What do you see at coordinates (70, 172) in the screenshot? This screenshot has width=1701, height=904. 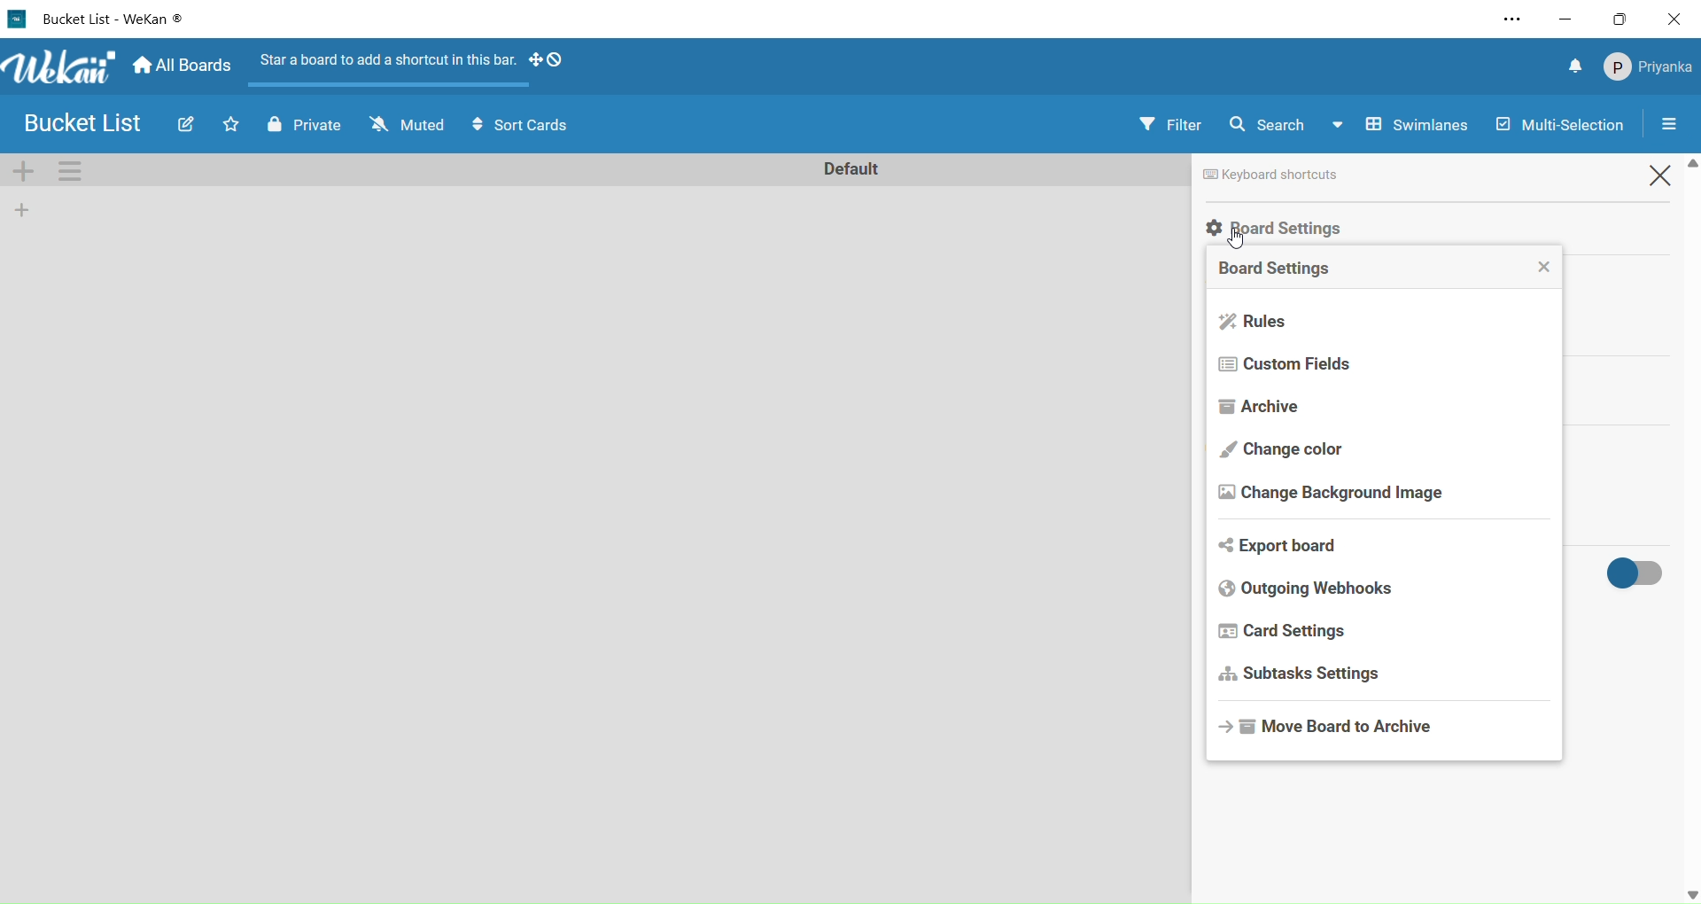 I see `swimlane actions` at bounding box center [70, 172].